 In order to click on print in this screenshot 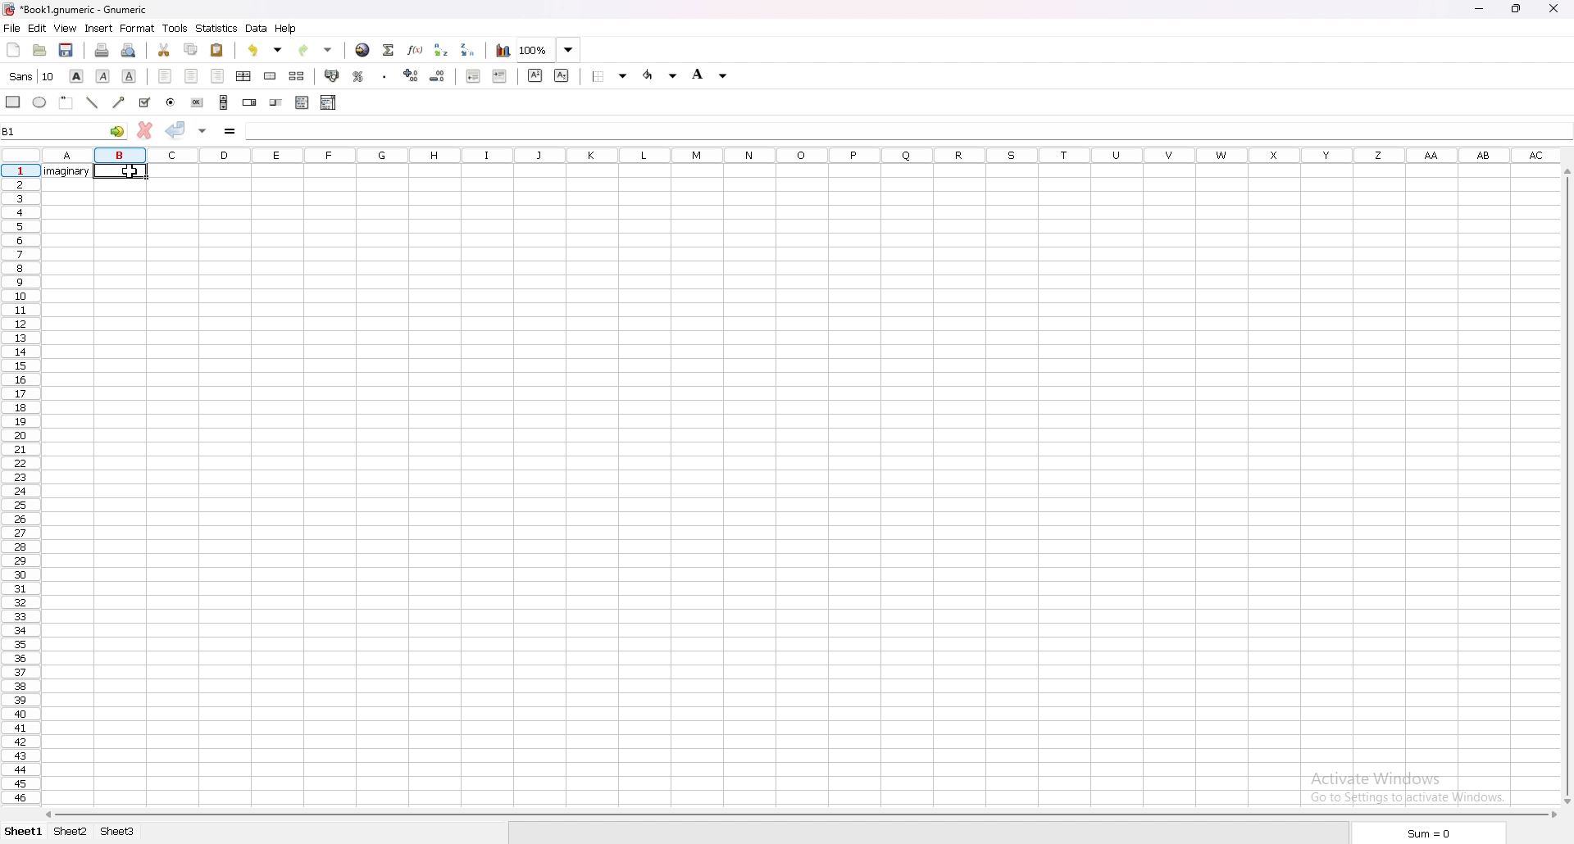, I will do `click(102, 50)`.